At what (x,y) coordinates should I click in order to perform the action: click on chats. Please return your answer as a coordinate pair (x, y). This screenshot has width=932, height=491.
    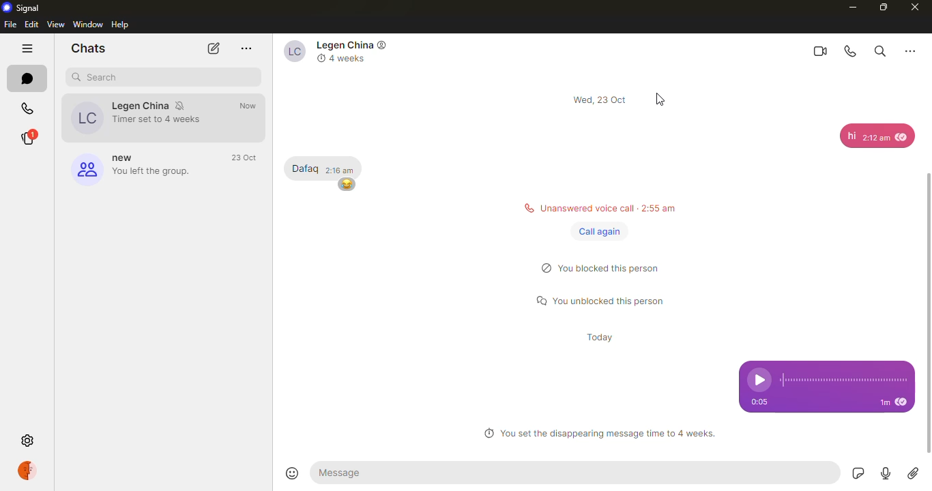
    Looking at the image, I should click on (91, 48).